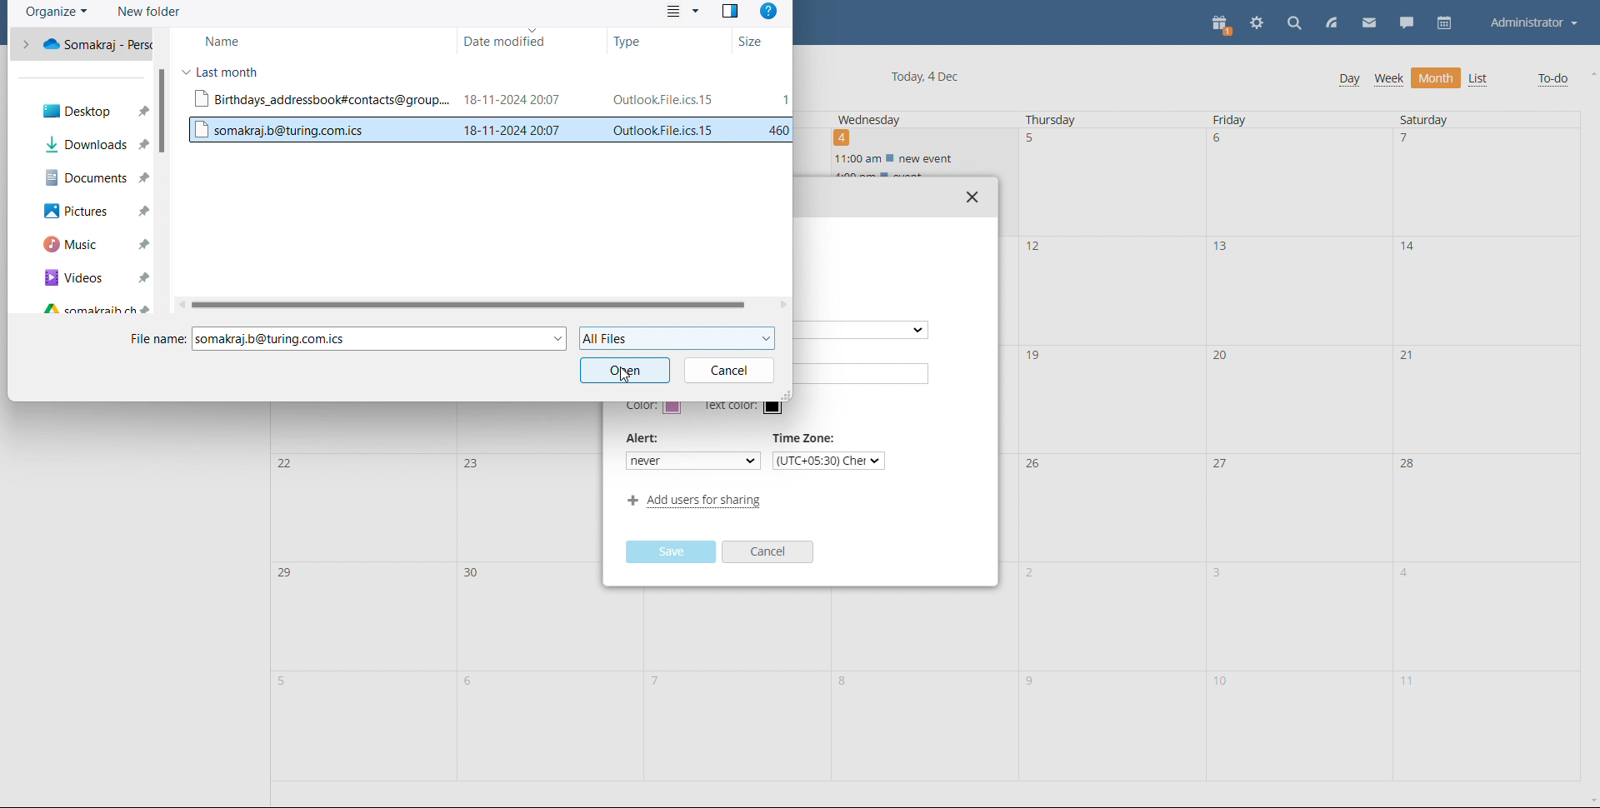  I want to click on new folder, so click(148, 12).